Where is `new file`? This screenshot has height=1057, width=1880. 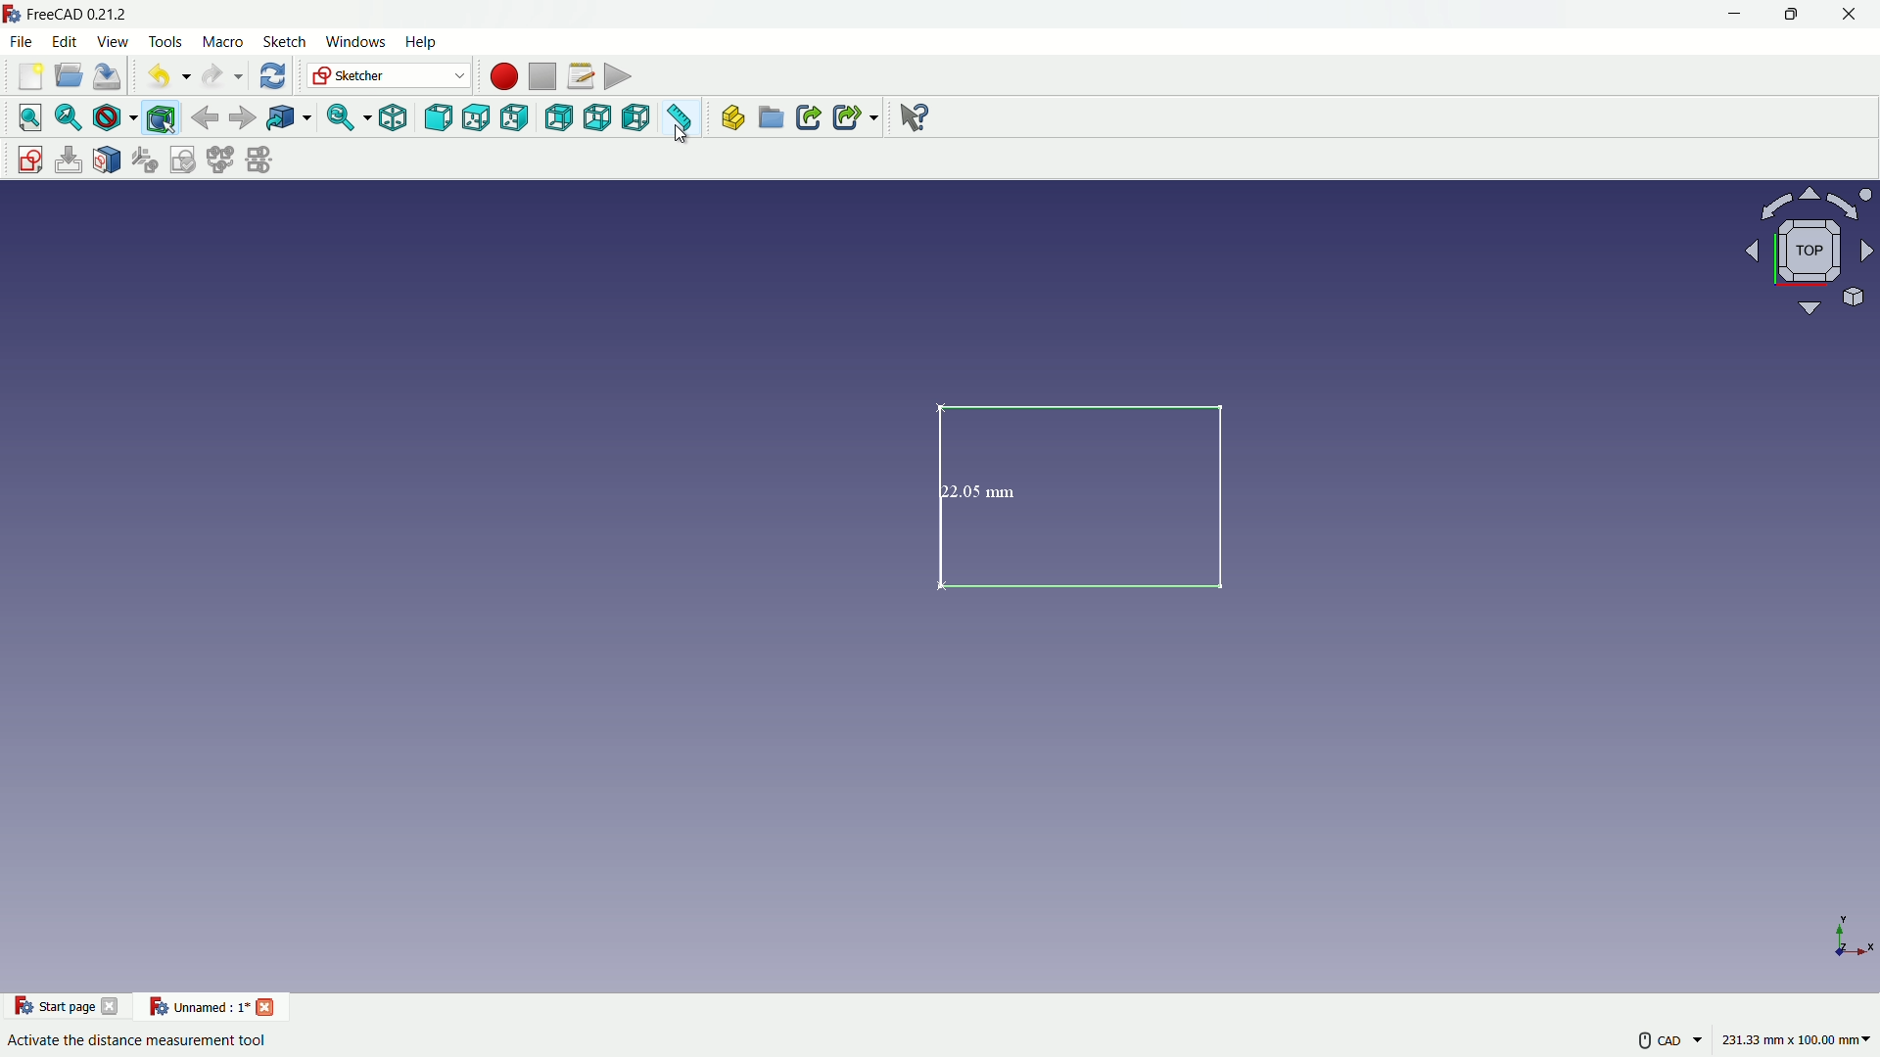 new file is located at coordinates (27, 80).